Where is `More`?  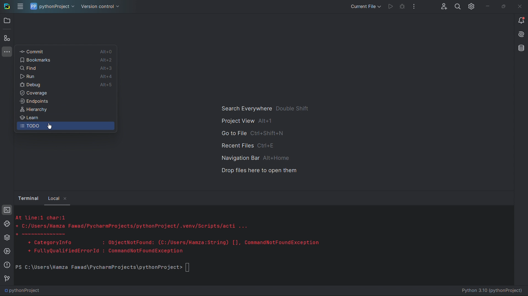 More is located at coordinates (414, 5).